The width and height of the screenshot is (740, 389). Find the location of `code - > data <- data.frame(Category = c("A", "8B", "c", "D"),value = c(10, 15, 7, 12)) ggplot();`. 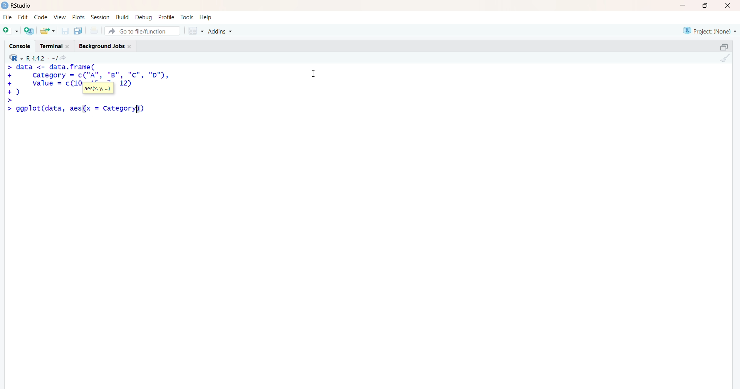

code - > data <- data.frame(Category = c("A", "8B", "c", "D"),value = c(10, 15, 7, 12)) ggplot(); is located at coordinates (95, 89).